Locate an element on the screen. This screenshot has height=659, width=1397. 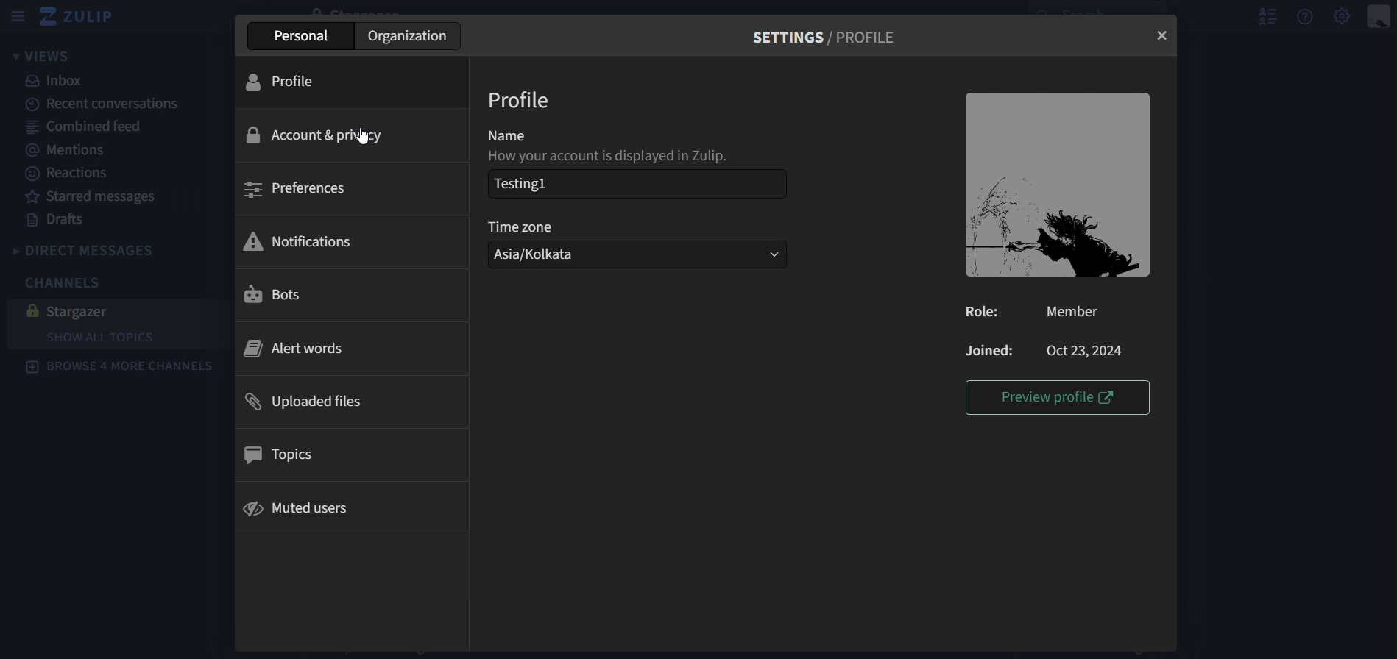
notifications is located at coordinates (300, 243).